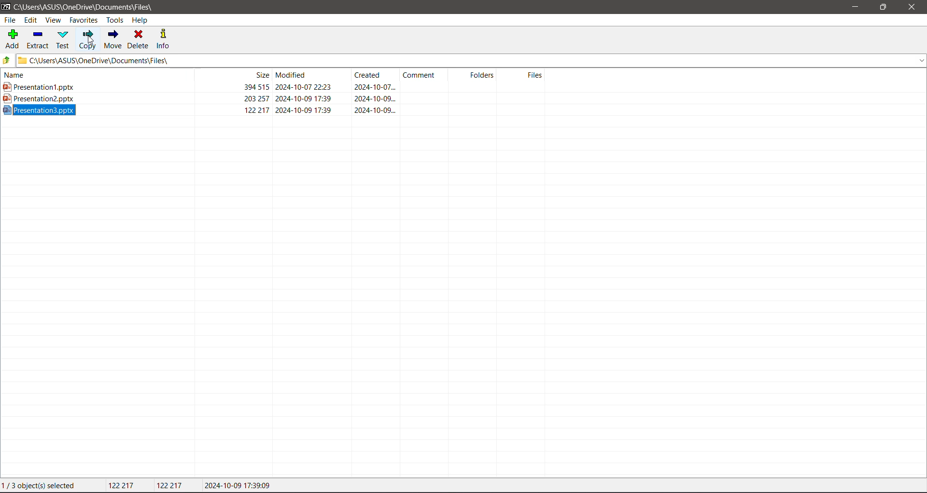  I want to click on Total Size of selected file(s), so click(123, 486).